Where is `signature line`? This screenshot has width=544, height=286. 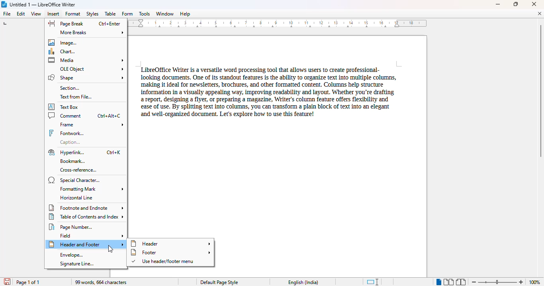 signature line is located at coordinates (76, 264).